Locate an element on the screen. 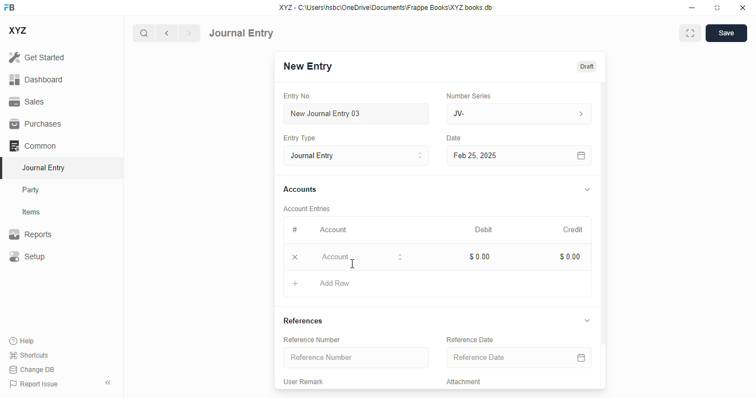  party is located at coordinates (31, 190).